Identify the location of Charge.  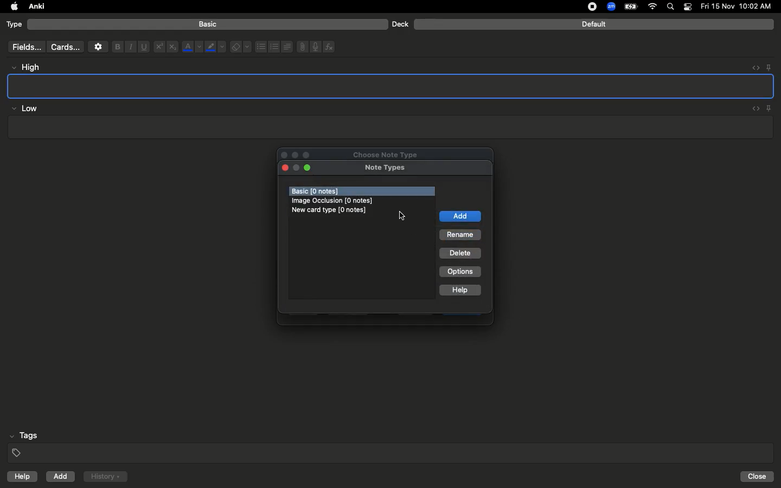
(630, 7).